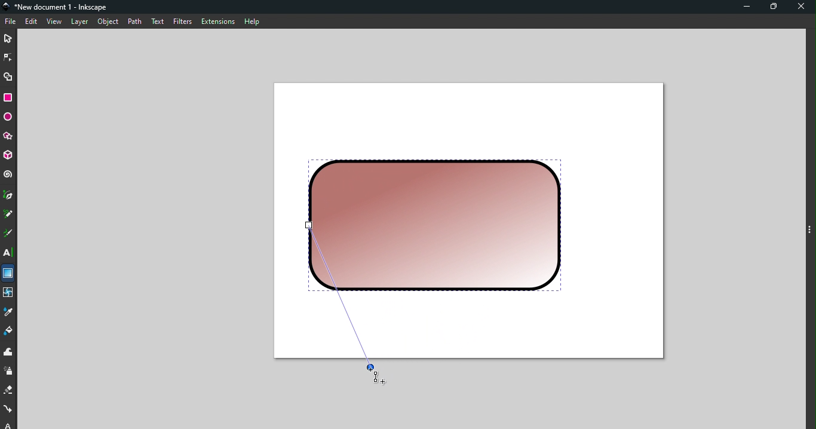 The width and height of the screenshot is (816, 429). I want to click on Eraser tool, so click(9, 391).